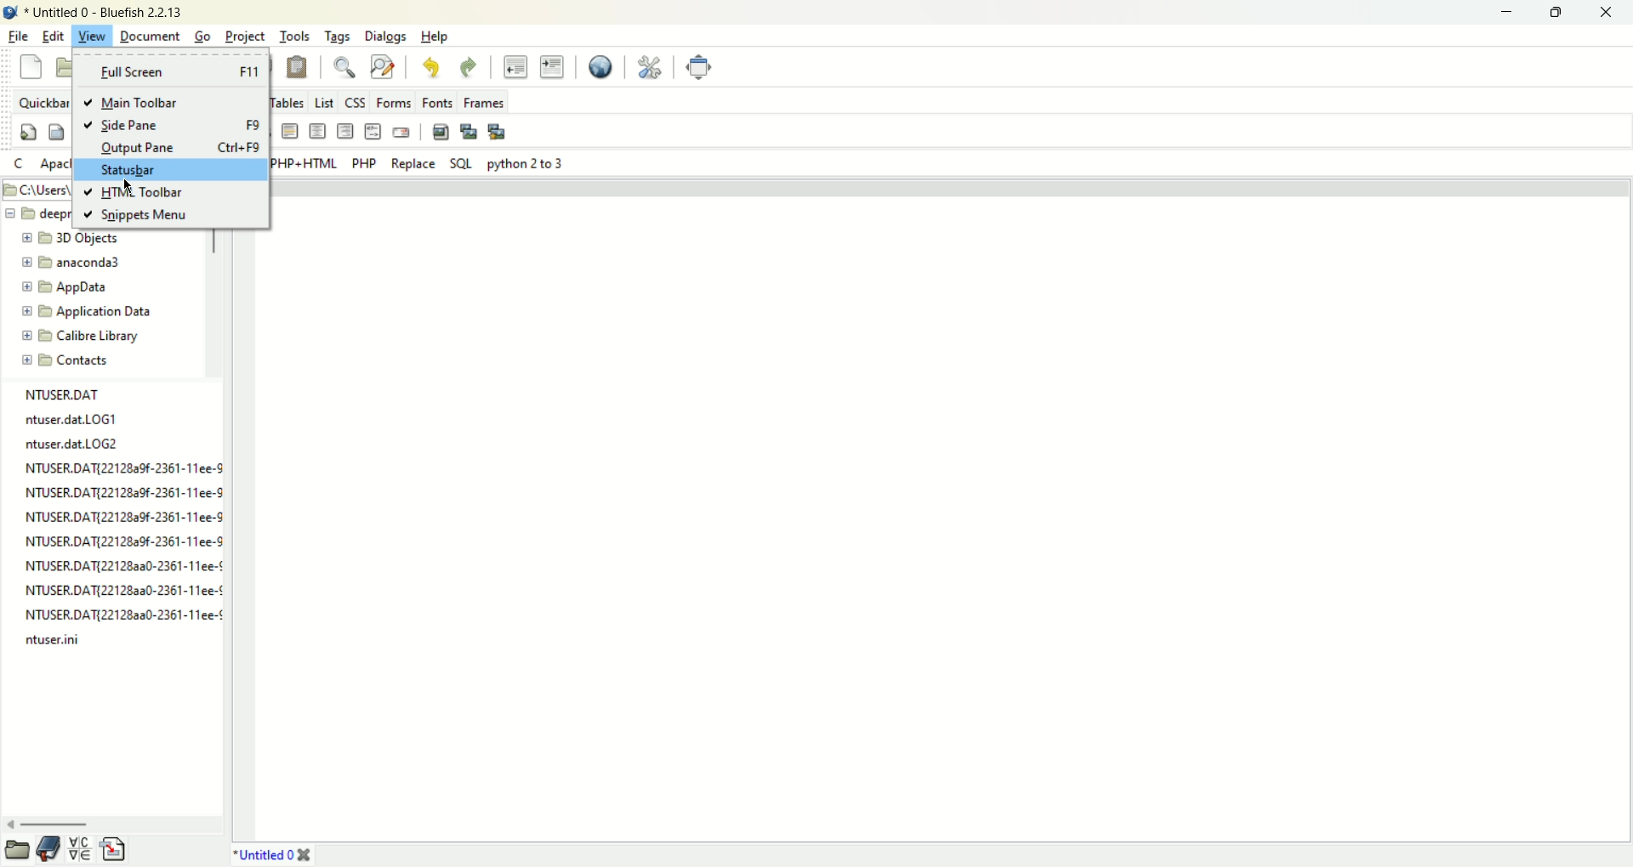 This screenshot has width=1633, height=867. What do you see at coordinates (344, 65) in the screenshot?
I see `find` at bounding box center [344, 65].